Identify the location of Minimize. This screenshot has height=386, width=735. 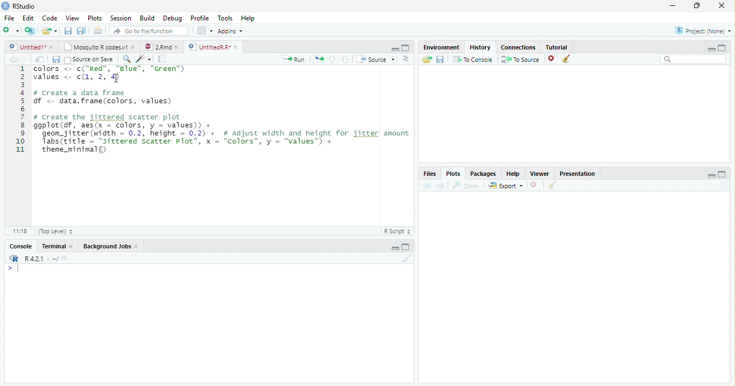
(394, 49).